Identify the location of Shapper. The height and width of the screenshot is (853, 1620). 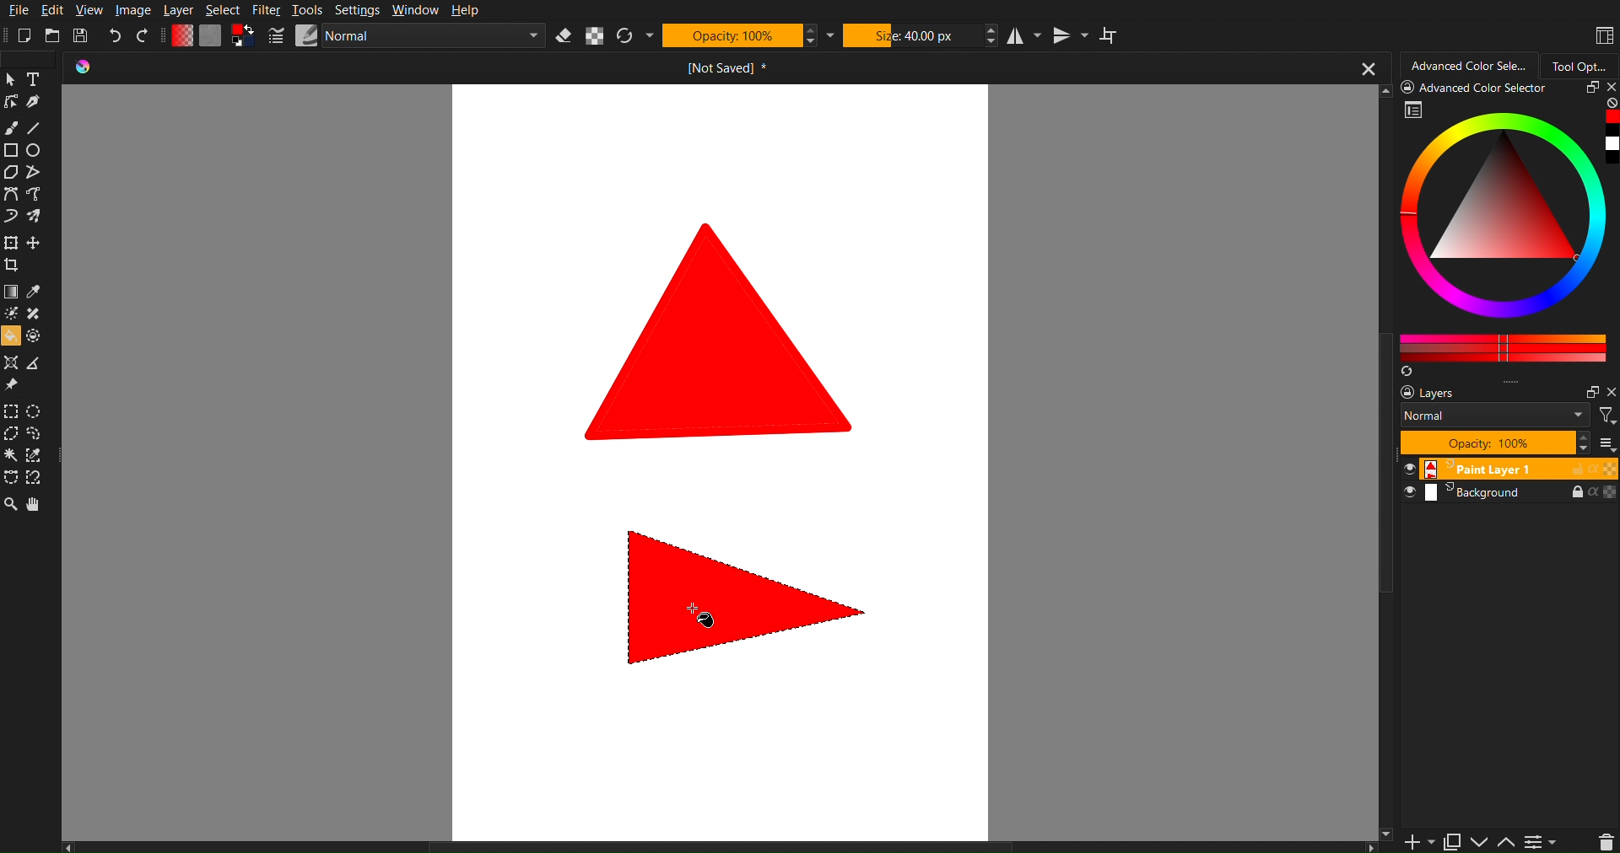
(10, 363).